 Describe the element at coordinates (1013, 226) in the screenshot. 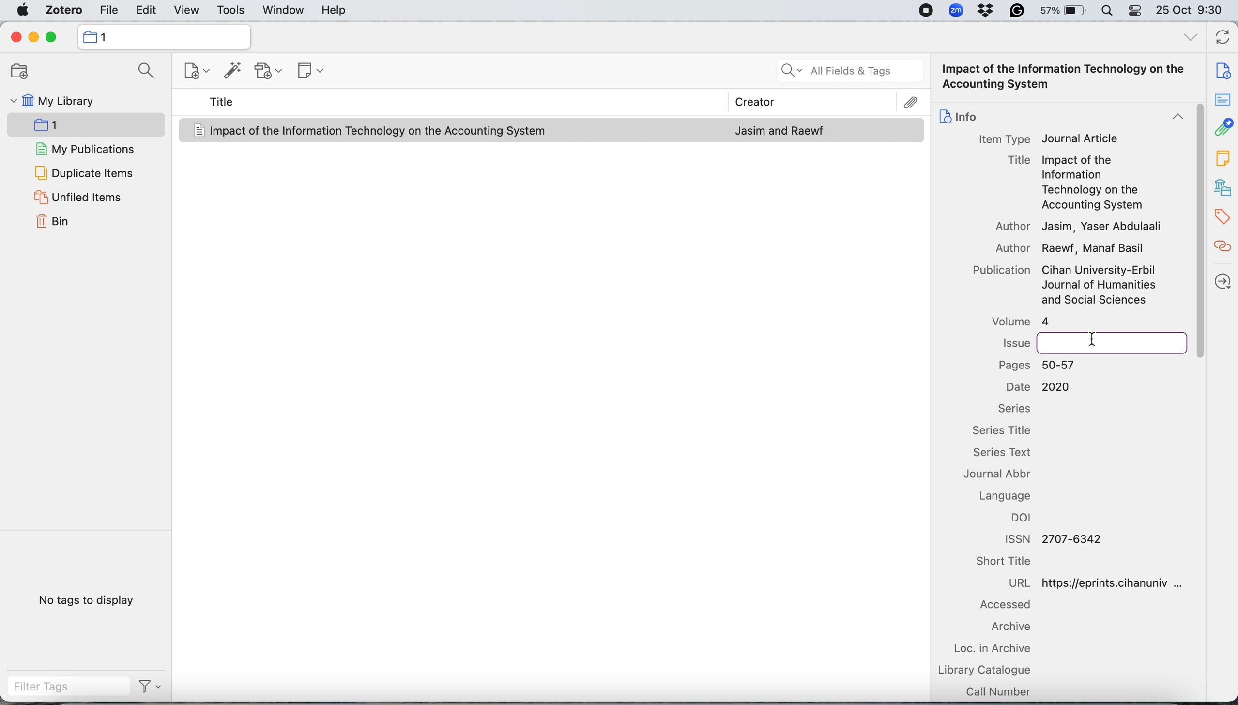

I see `Author` at that location.